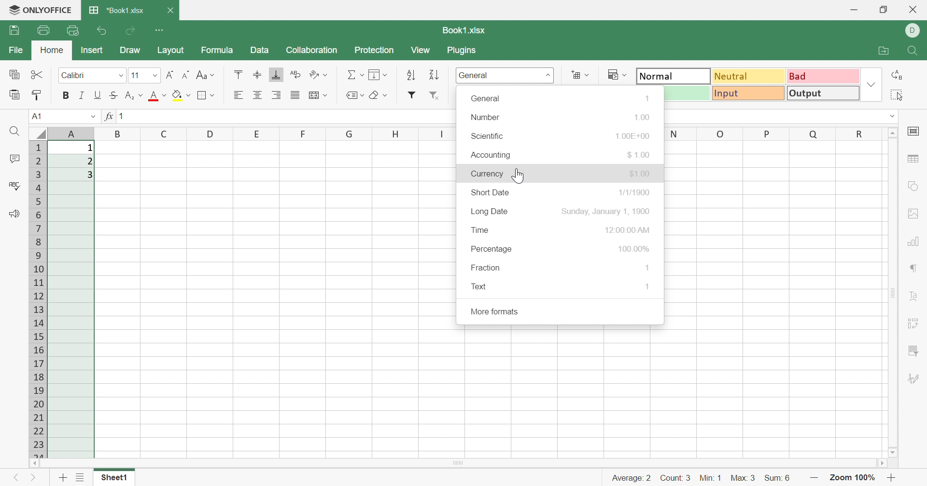 This screenshot has width=927, height=486. What do you see at coordinates (132, 31) in the screenshot?
I see `Redo` at bounding box center [132, 31].